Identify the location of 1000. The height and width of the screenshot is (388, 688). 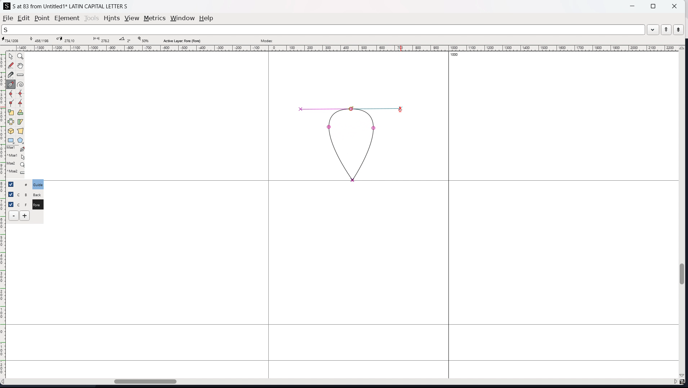
(456, 55).